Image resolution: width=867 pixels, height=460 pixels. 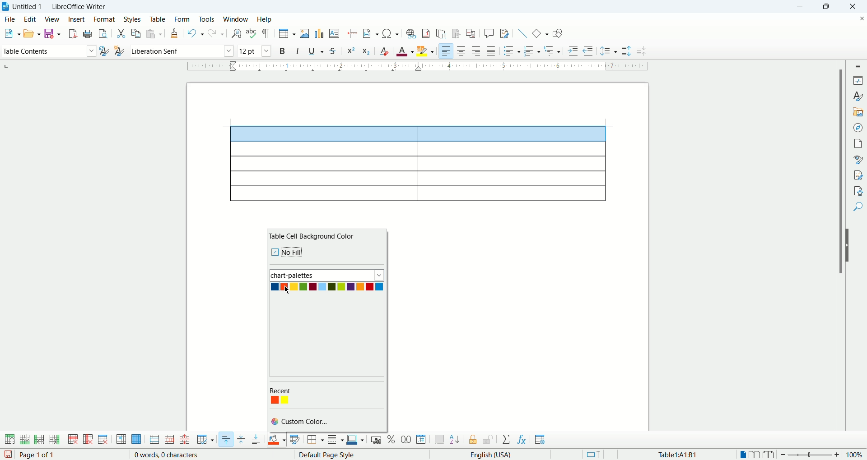 I want to click on find and replace, so click(x=238, y=34).